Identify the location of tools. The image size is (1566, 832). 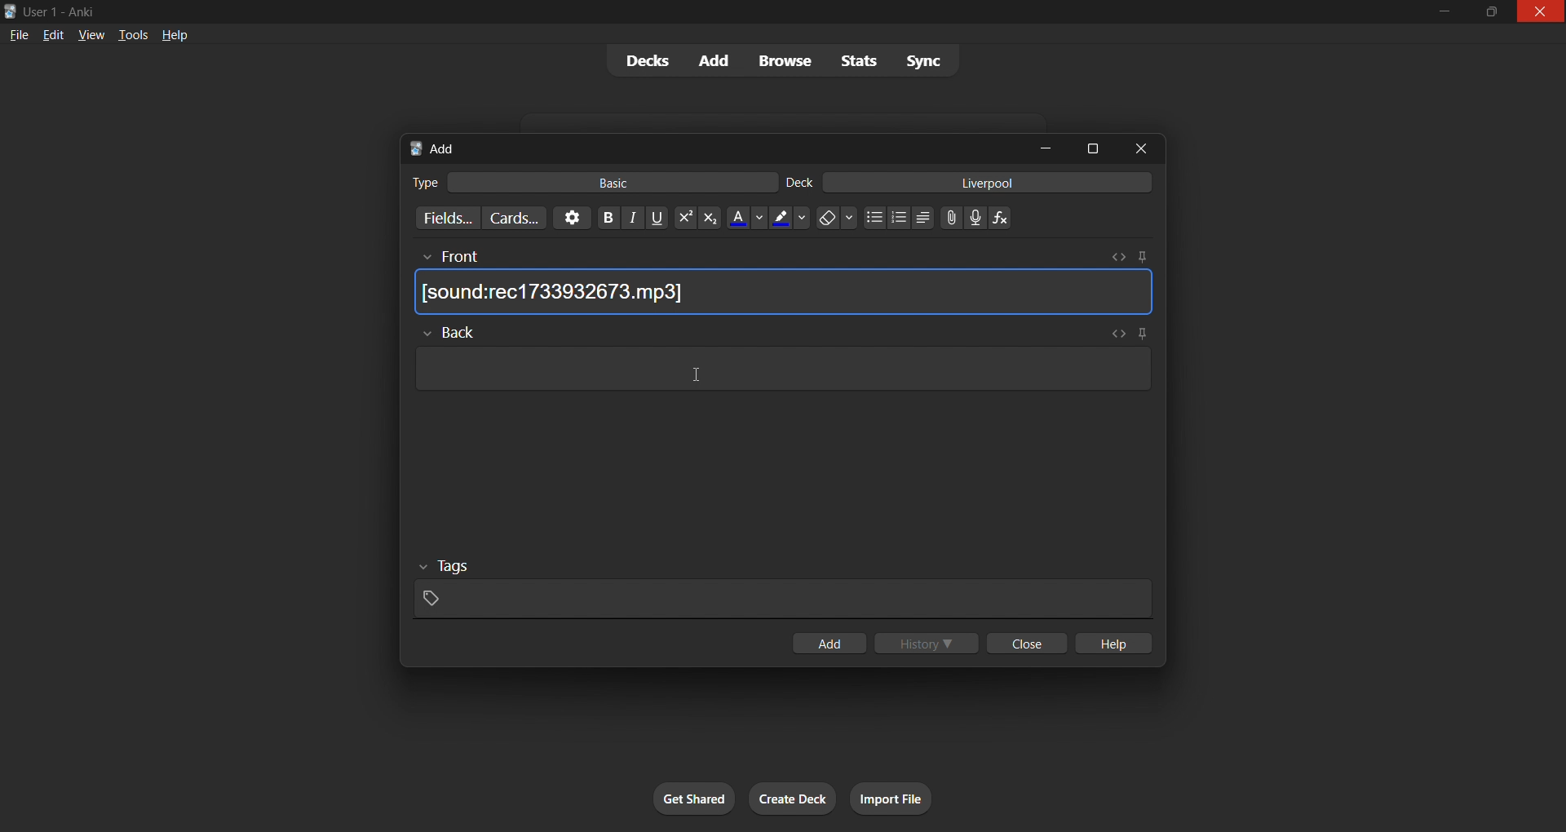
(132, 37).